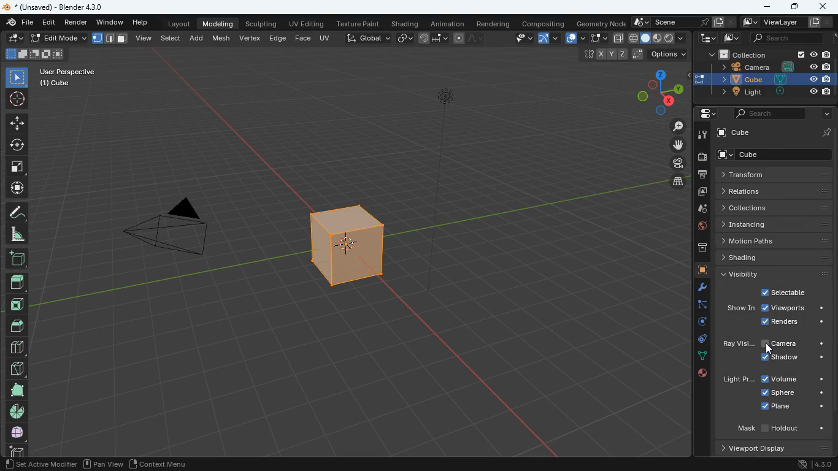 This screenshot has height=471, width=838. Describe the element at coordinates (338, 248) in the screenshot. I see `cube` at that location.